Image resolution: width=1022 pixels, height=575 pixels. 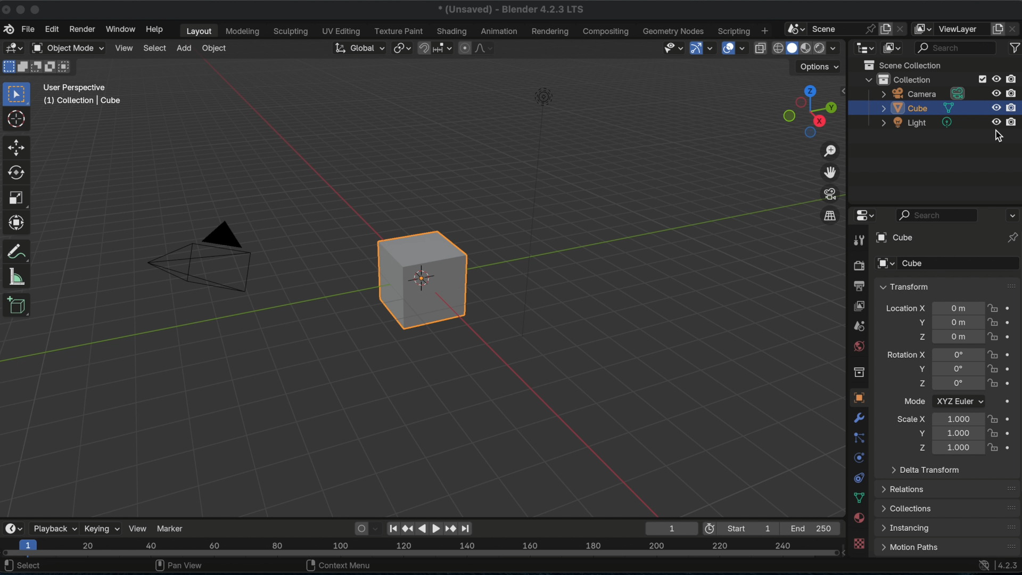 I want to click on delectability and visibility, so click(x=672, y=47).